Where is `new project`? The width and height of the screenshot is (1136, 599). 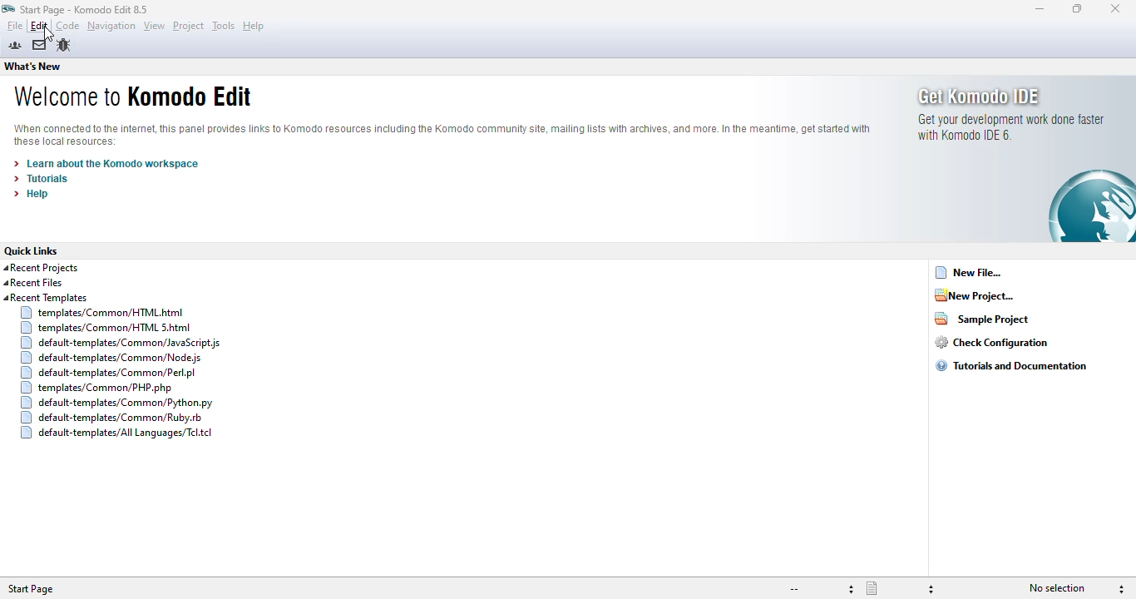
new project is located at coordinates (975, 295).